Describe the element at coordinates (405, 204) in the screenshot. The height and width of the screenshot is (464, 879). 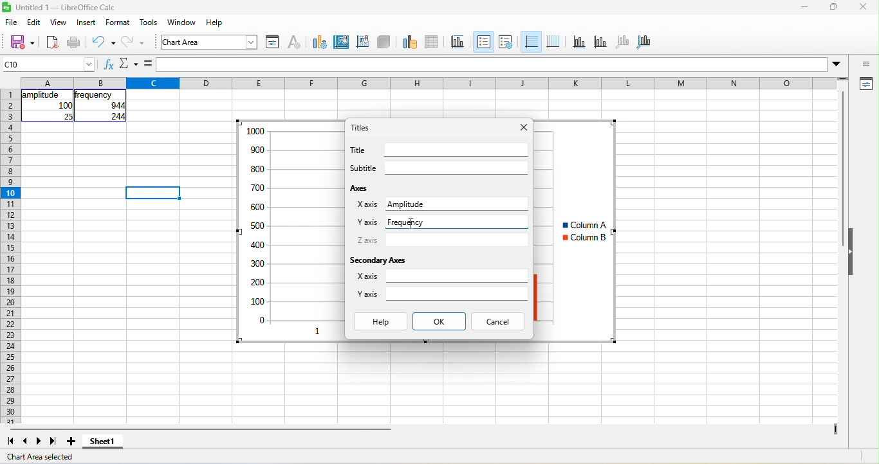
I see `Amplitude` at that location.